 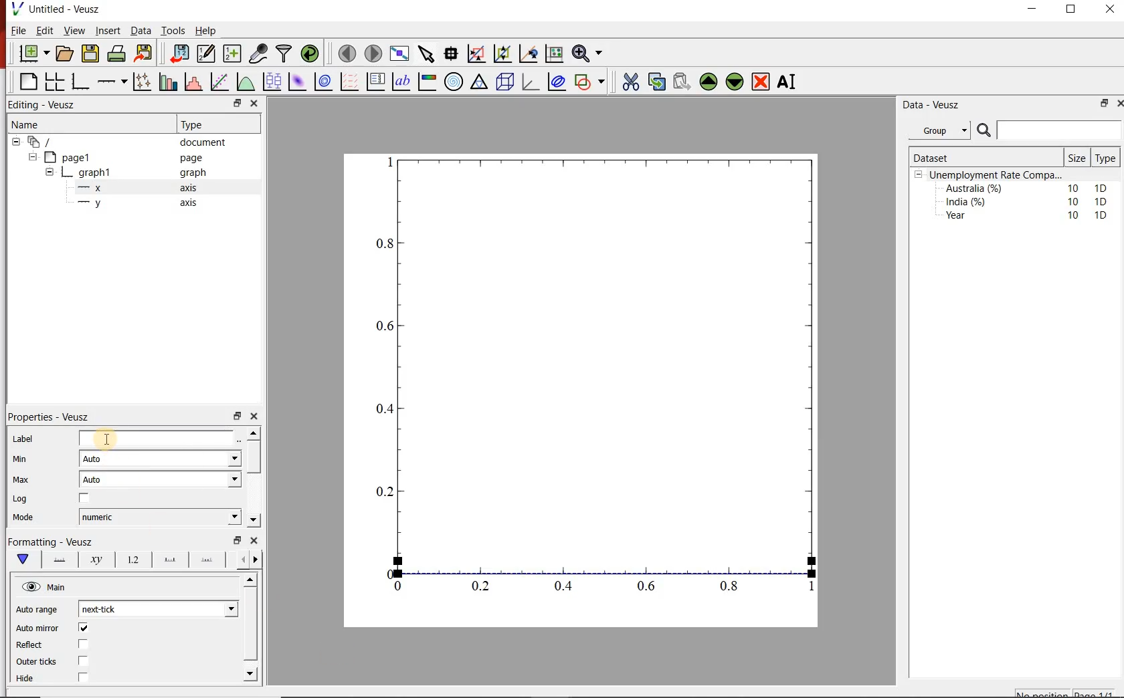 What do you see at coordinates (529, 53) in the screenshot?
I see `click to recenter graph axes` at bounding box center [529, 53].